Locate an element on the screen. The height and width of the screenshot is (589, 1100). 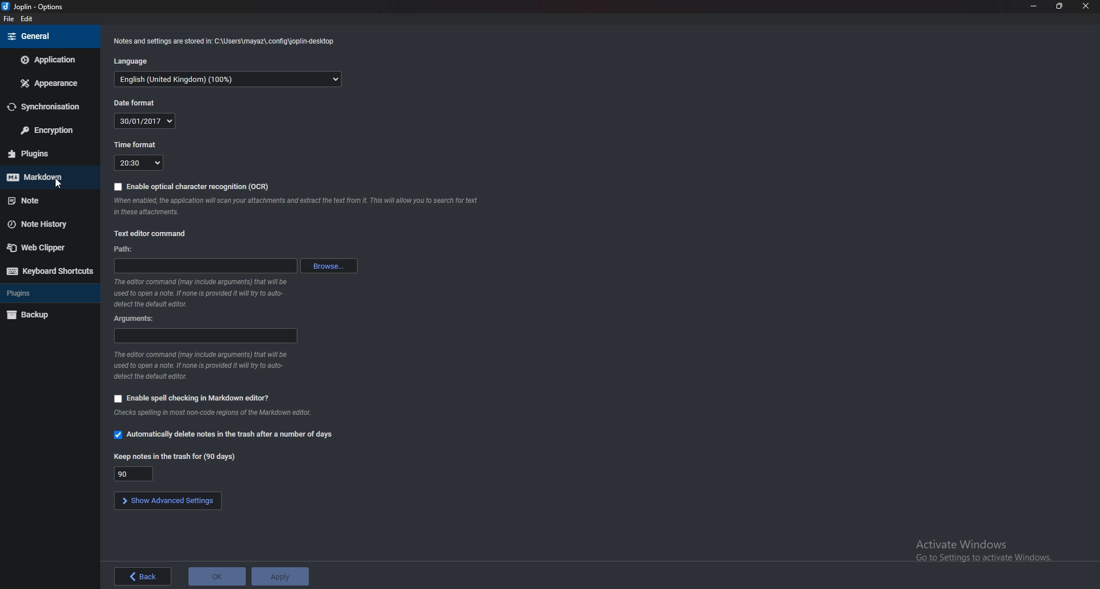
Encryption is located at coordinates (45, 130).